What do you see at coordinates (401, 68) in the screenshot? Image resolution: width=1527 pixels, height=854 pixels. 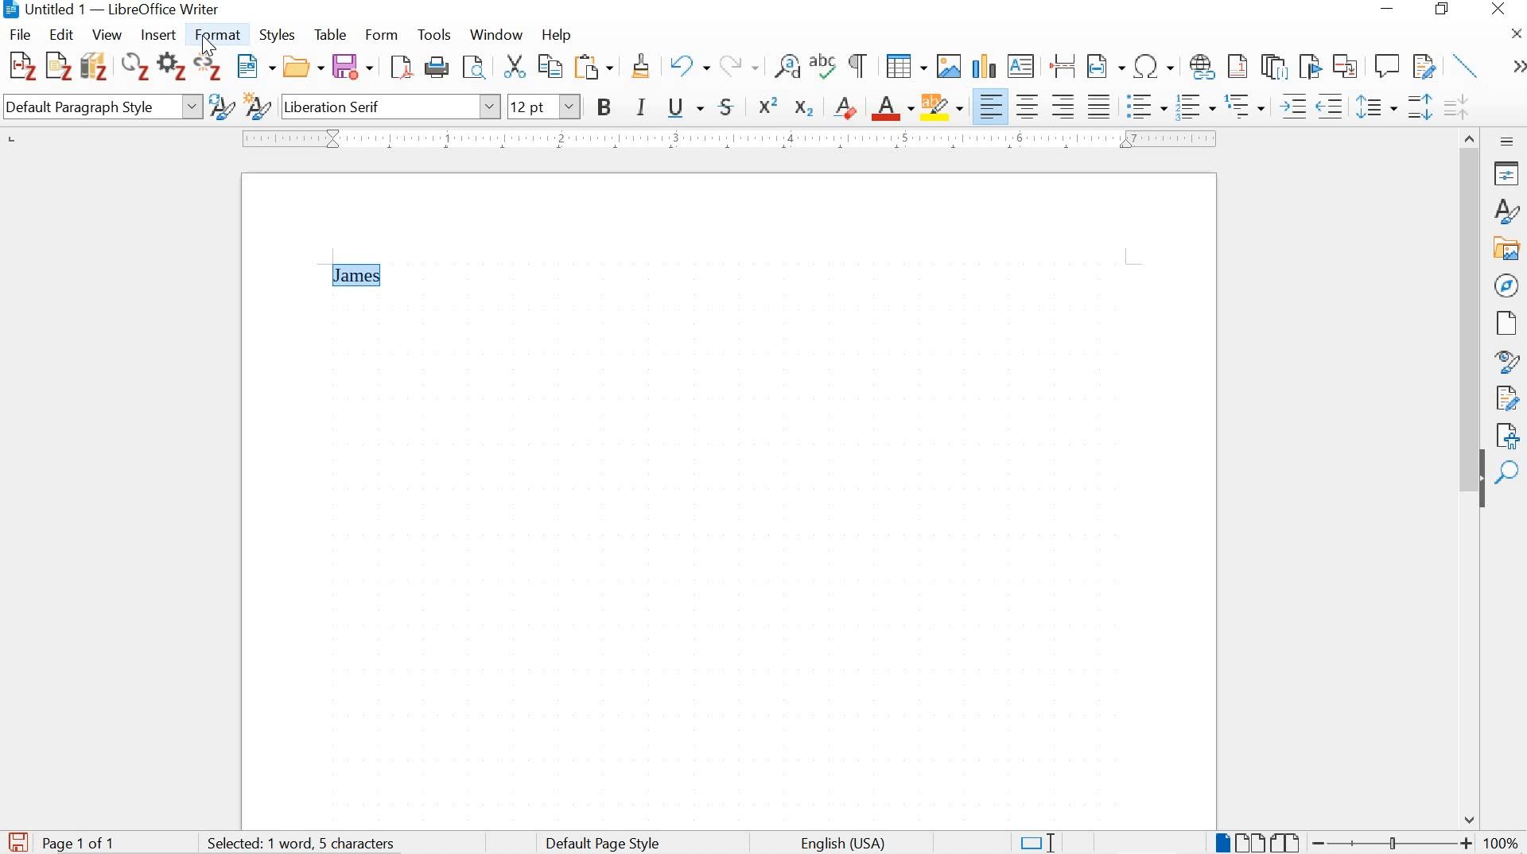 I see `save as pdf` at bounding box center [401, 68].